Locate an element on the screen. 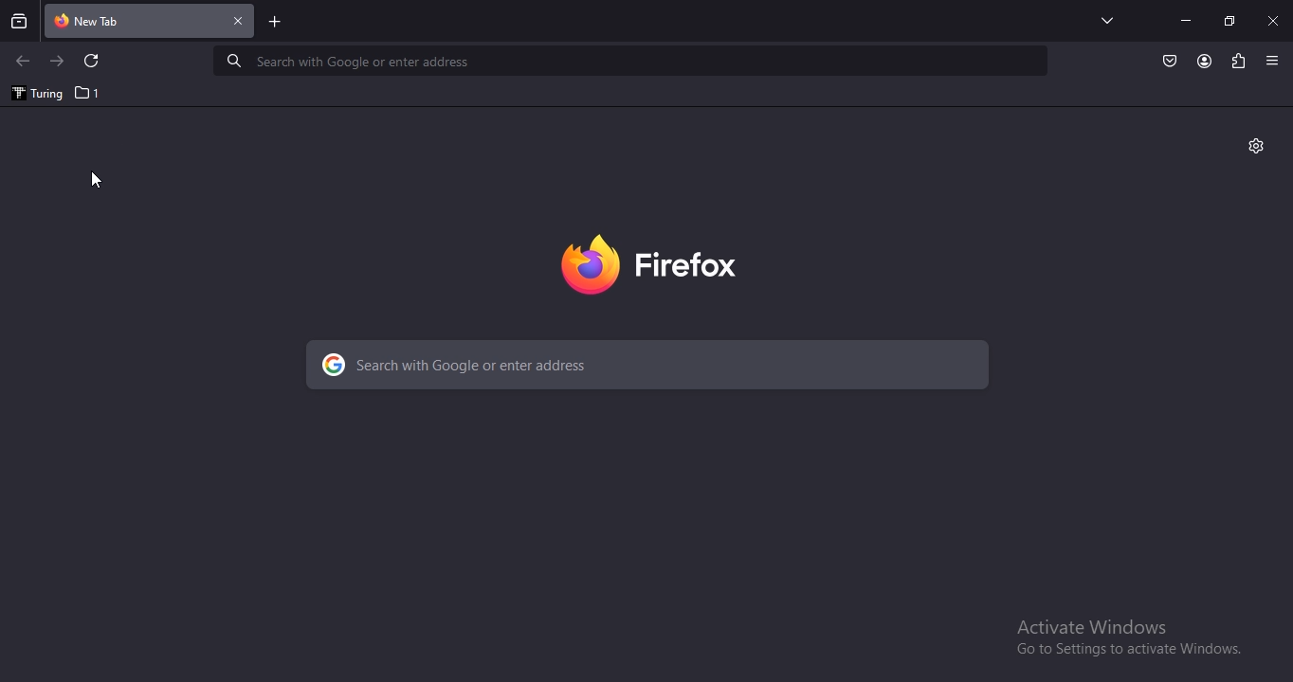  click to go to next page is located at coordinates (58, 61).